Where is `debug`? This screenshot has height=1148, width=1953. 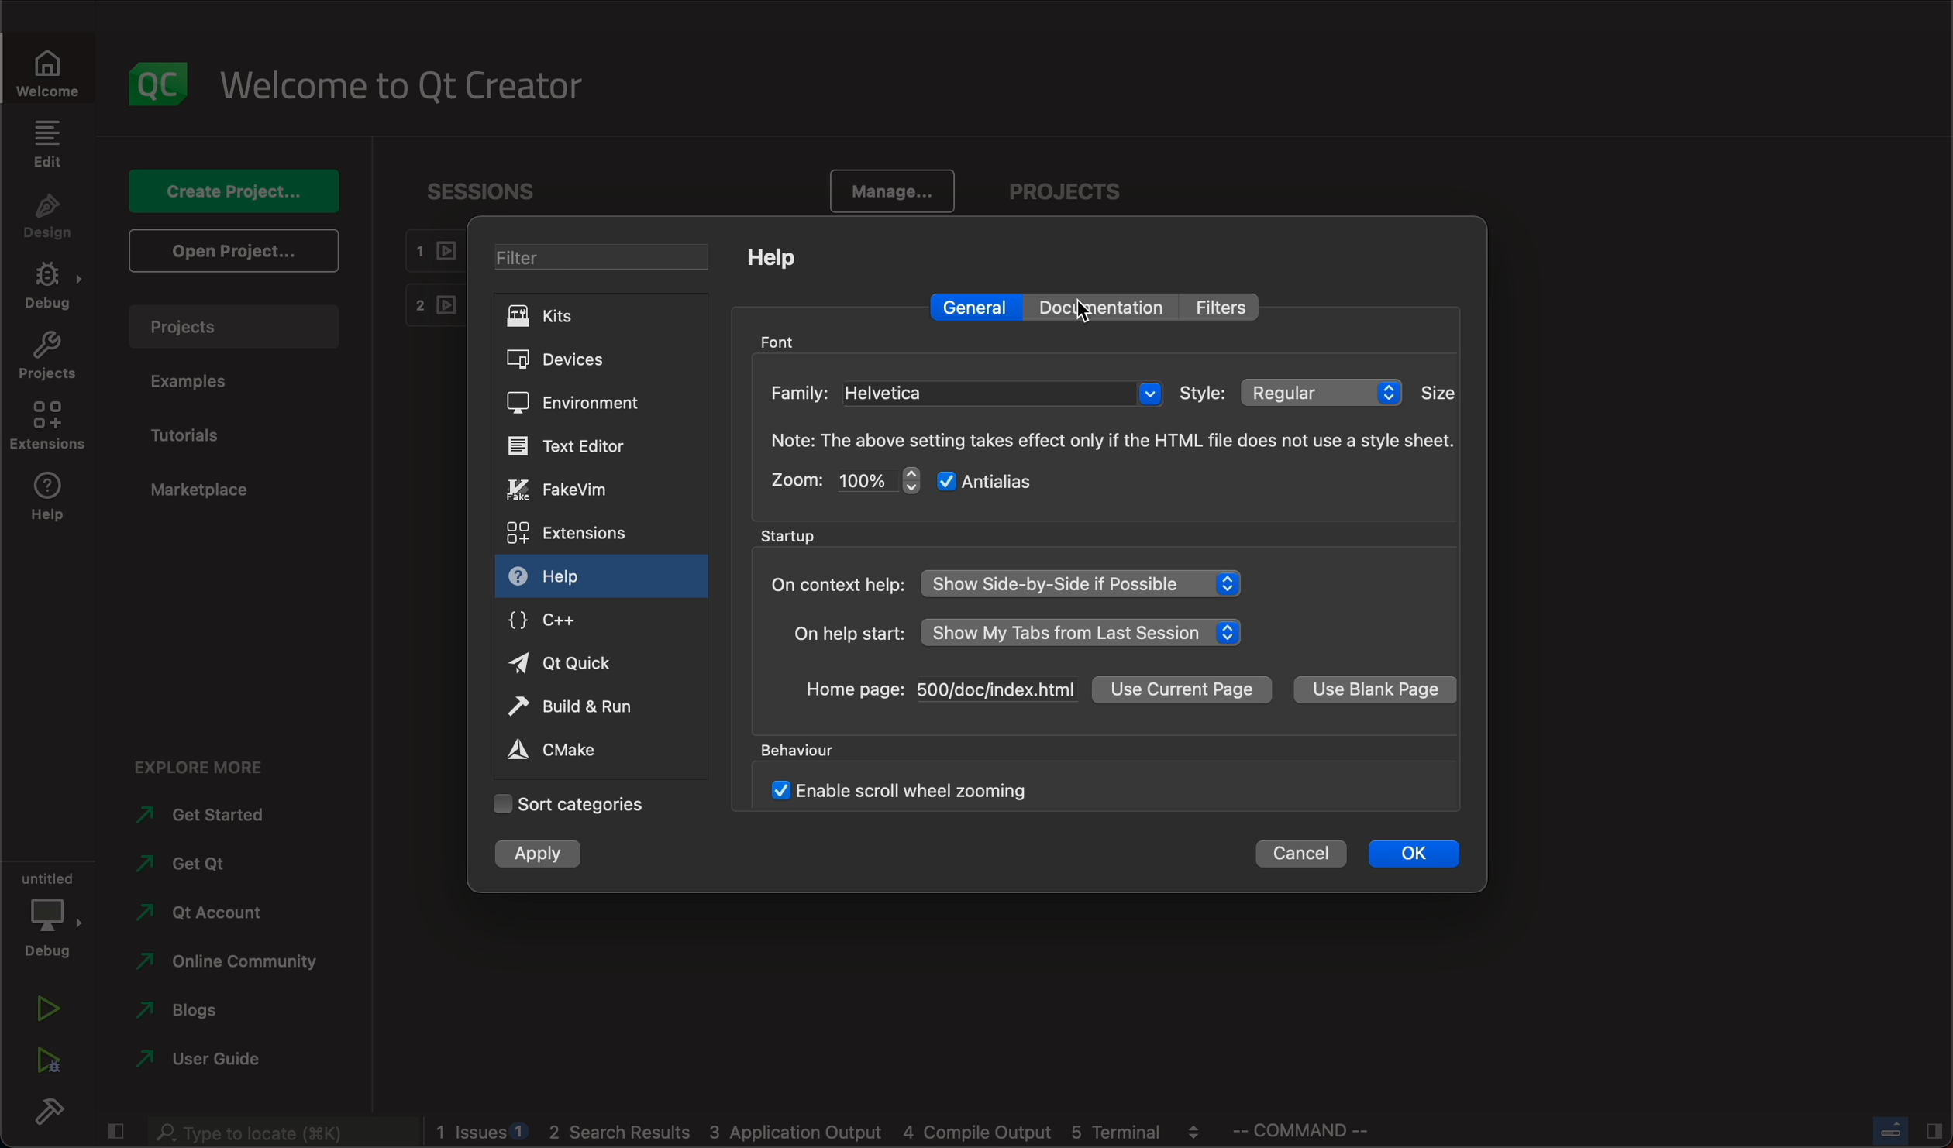 debug is located at coordinates (52, 911).